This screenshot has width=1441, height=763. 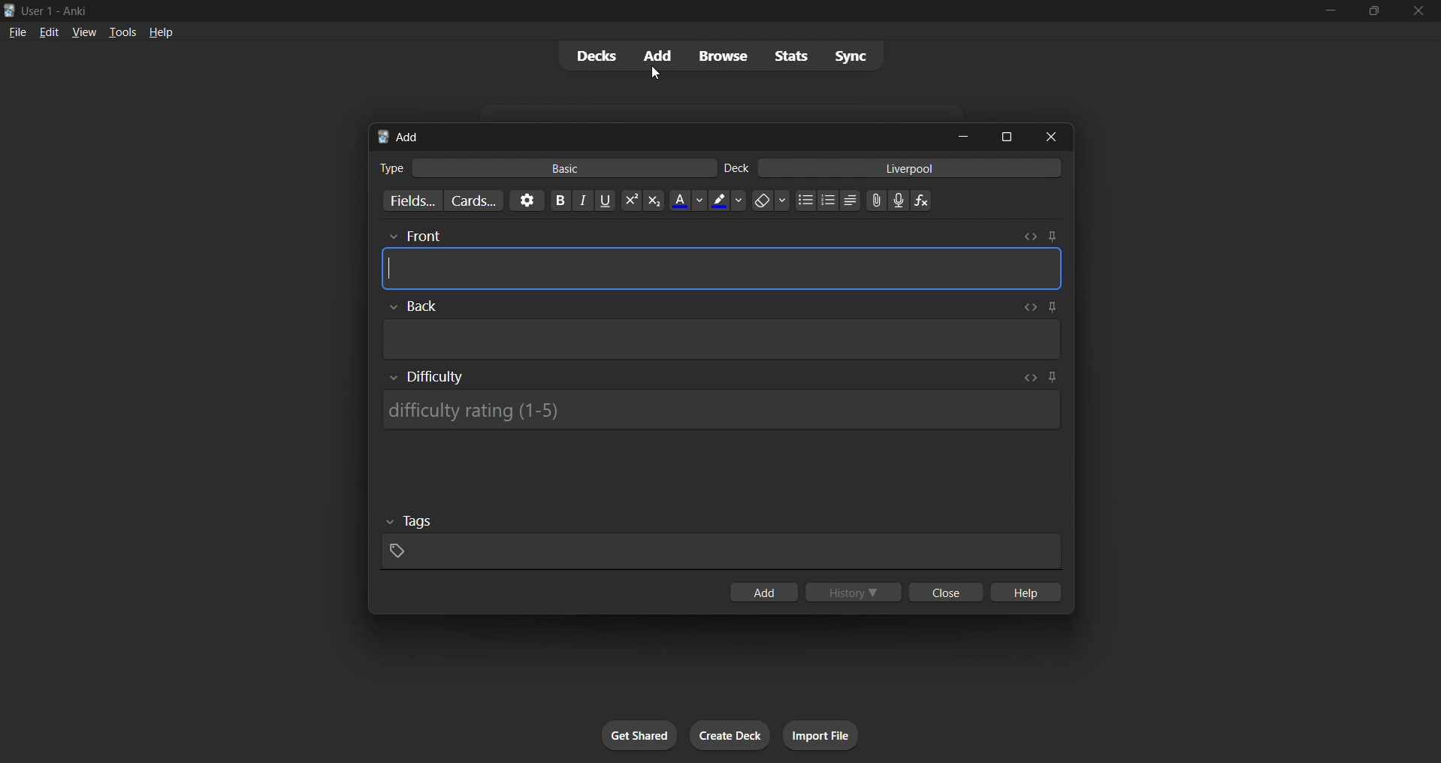 What do you see at coordinates (875, 202) in the screenshot?
I see `link` at bounding box center [875, 202].